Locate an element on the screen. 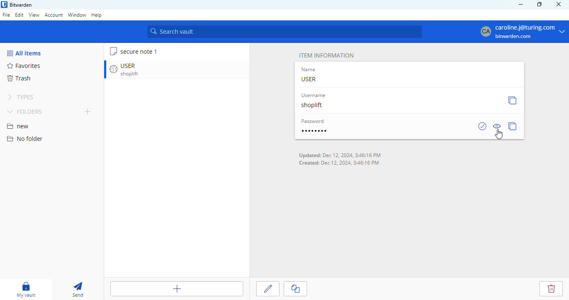  add item is located at coordinates (176, 288).